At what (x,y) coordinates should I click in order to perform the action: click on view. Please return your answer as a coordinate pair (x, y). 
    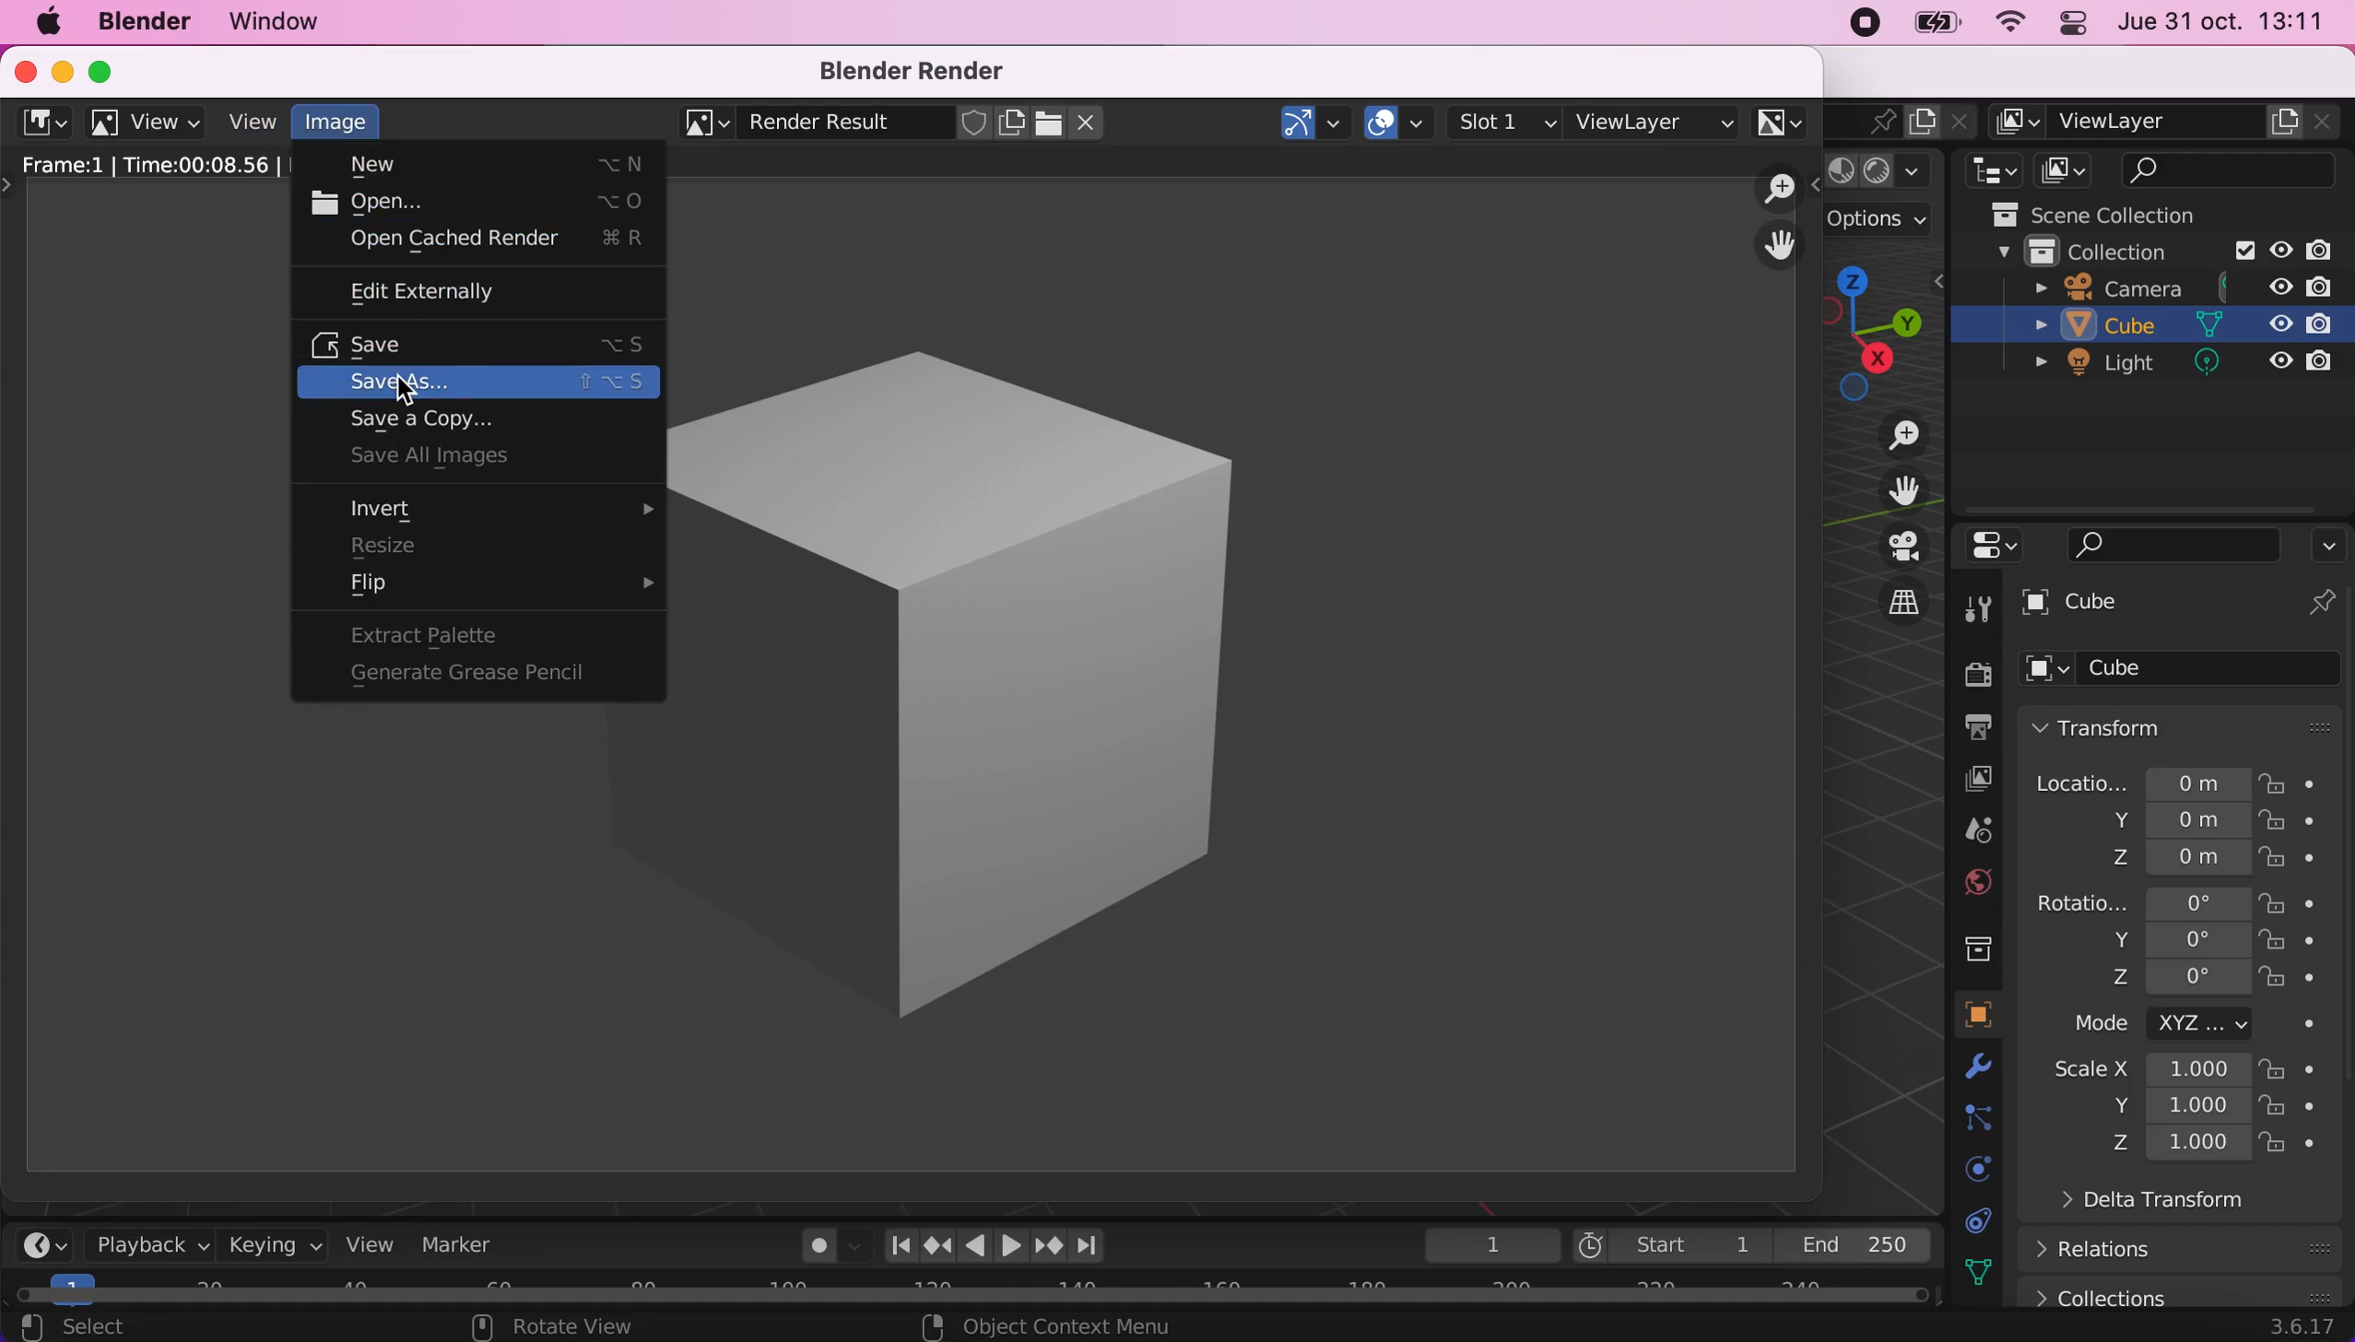
    Looking at the image, I should click on (148, 124).